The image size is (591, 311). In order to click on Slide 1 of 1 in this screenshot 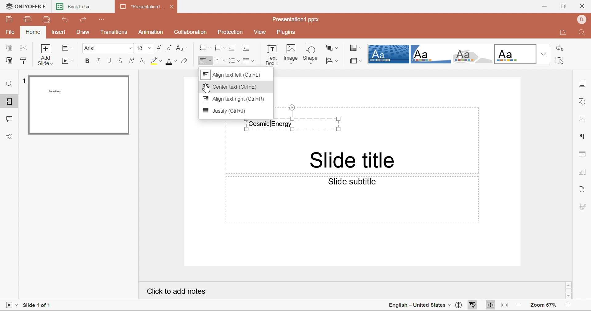, I will do `click(39, 305)`.